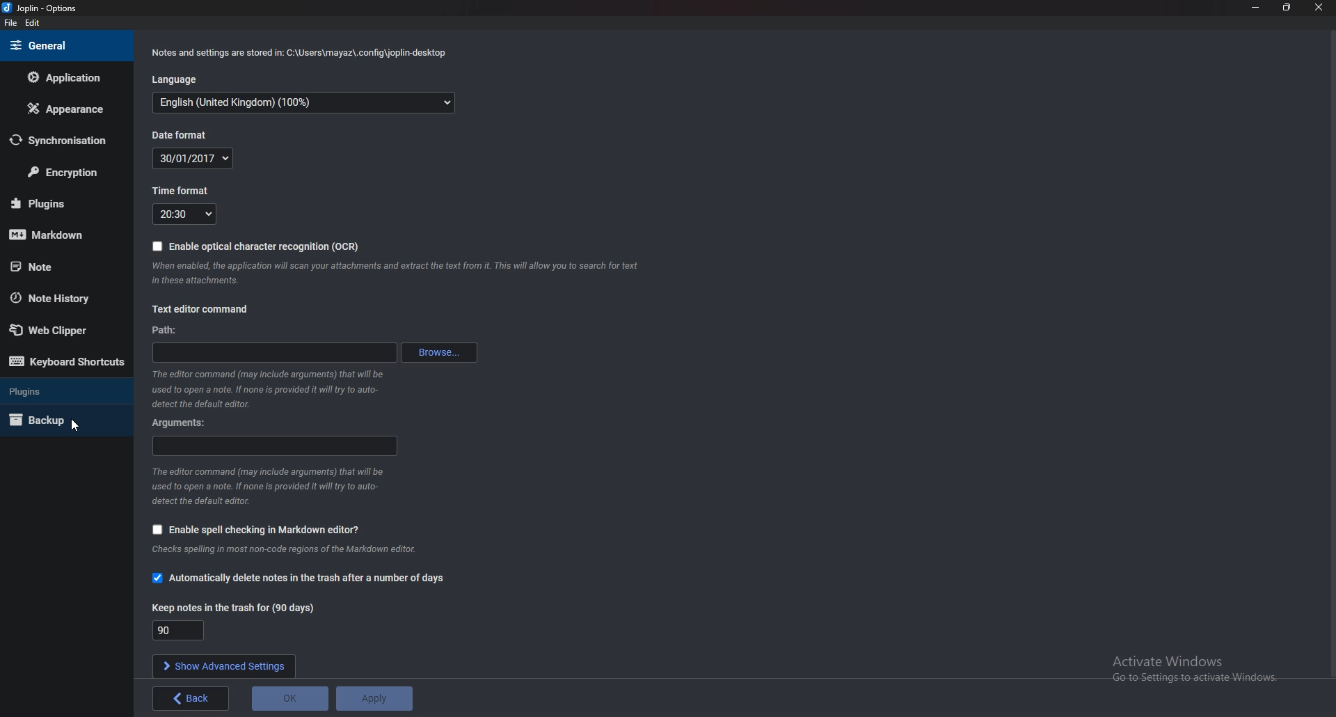 The height and width of the screenshot is (717, 1336). Describe the element at coordinates (301, 581) in the screenshot. I see `Automatically delete notes` at that location.